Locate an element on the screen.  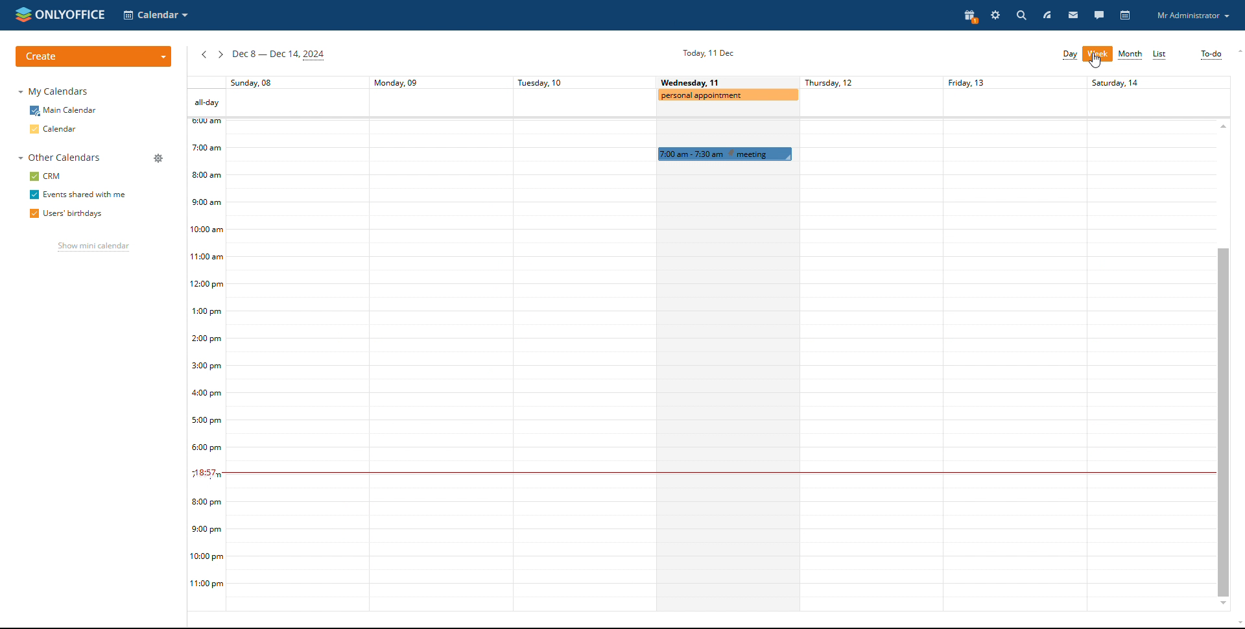
week view is located at coordinates (1098, 54).